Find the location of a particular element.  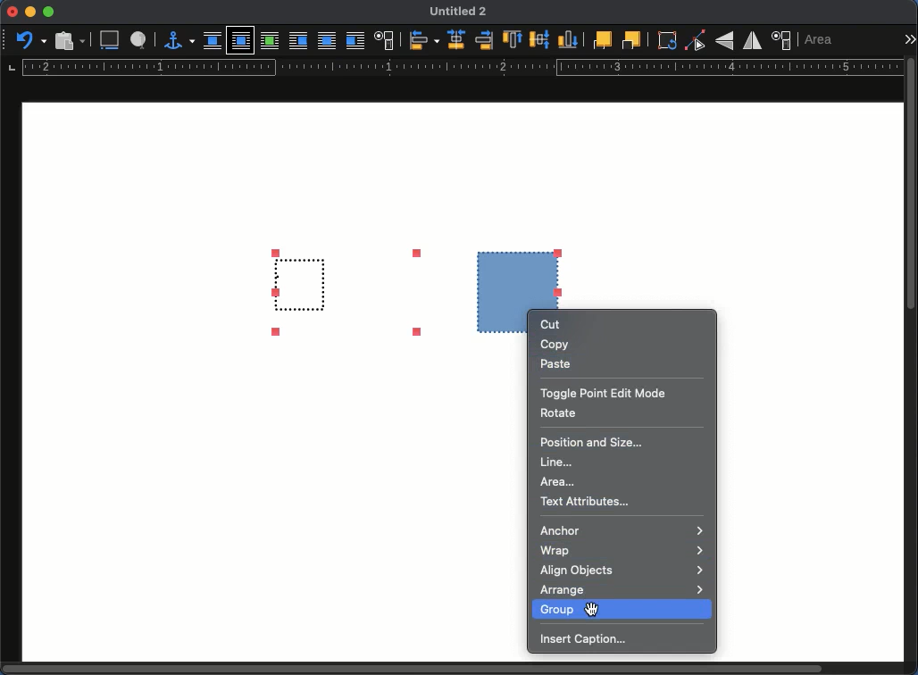

maximize is located at coordinates (49, 12).